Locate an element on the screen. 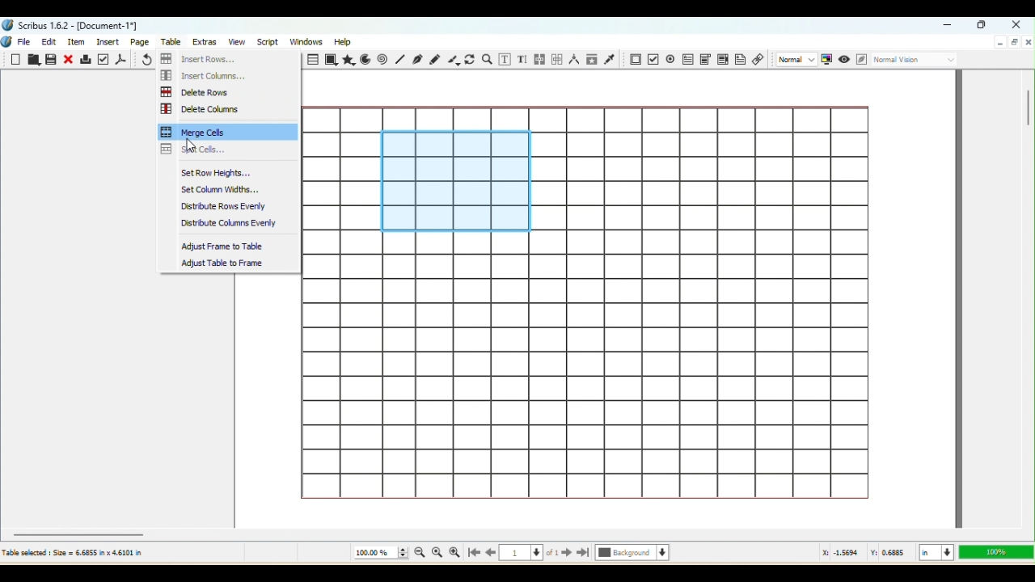  PDF combo box is located at coordinates (704, 57).